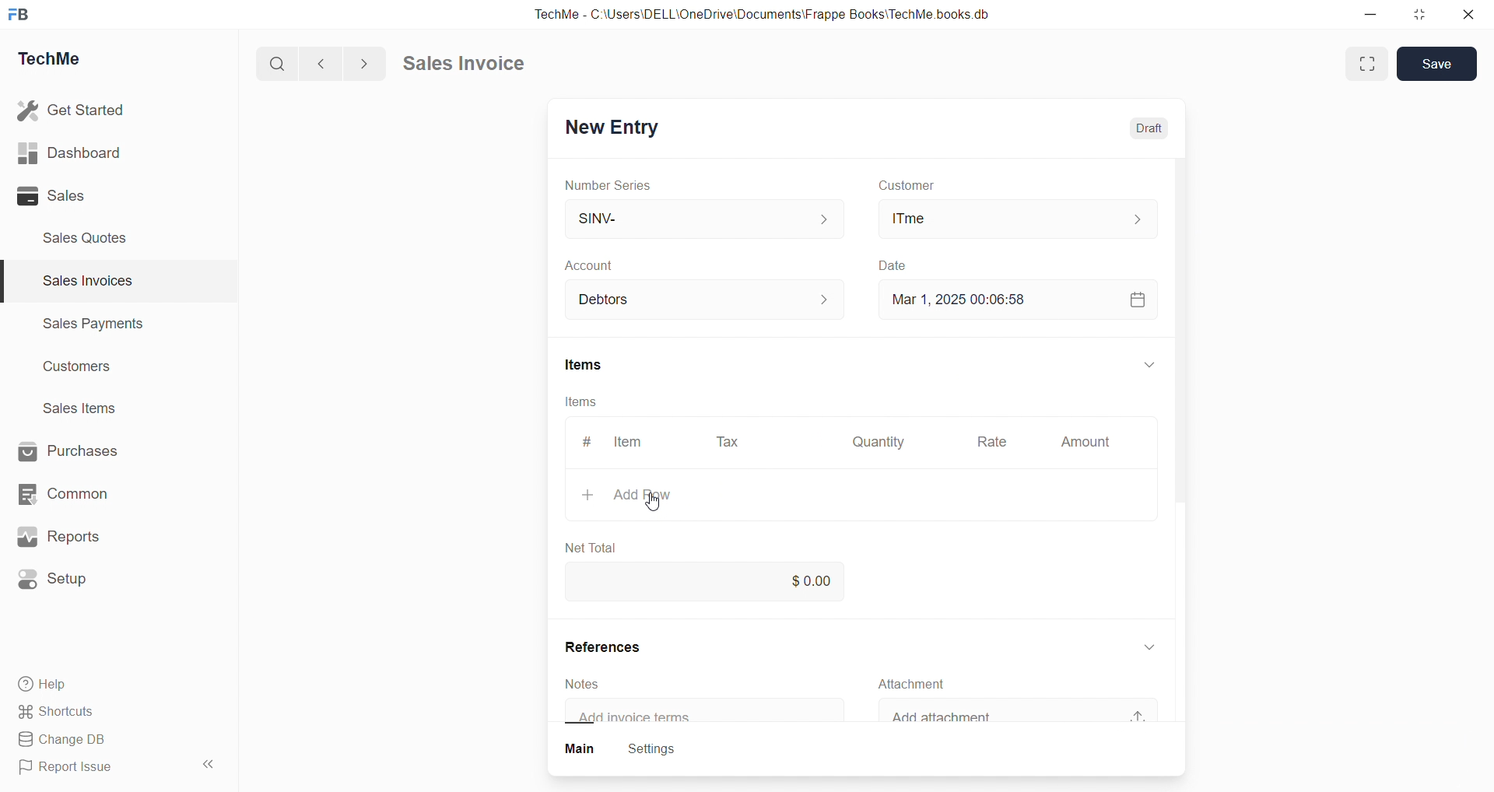 The width and height of the screenshot is (1494, 792). I want to click on Maximize, so click(1426, 13).